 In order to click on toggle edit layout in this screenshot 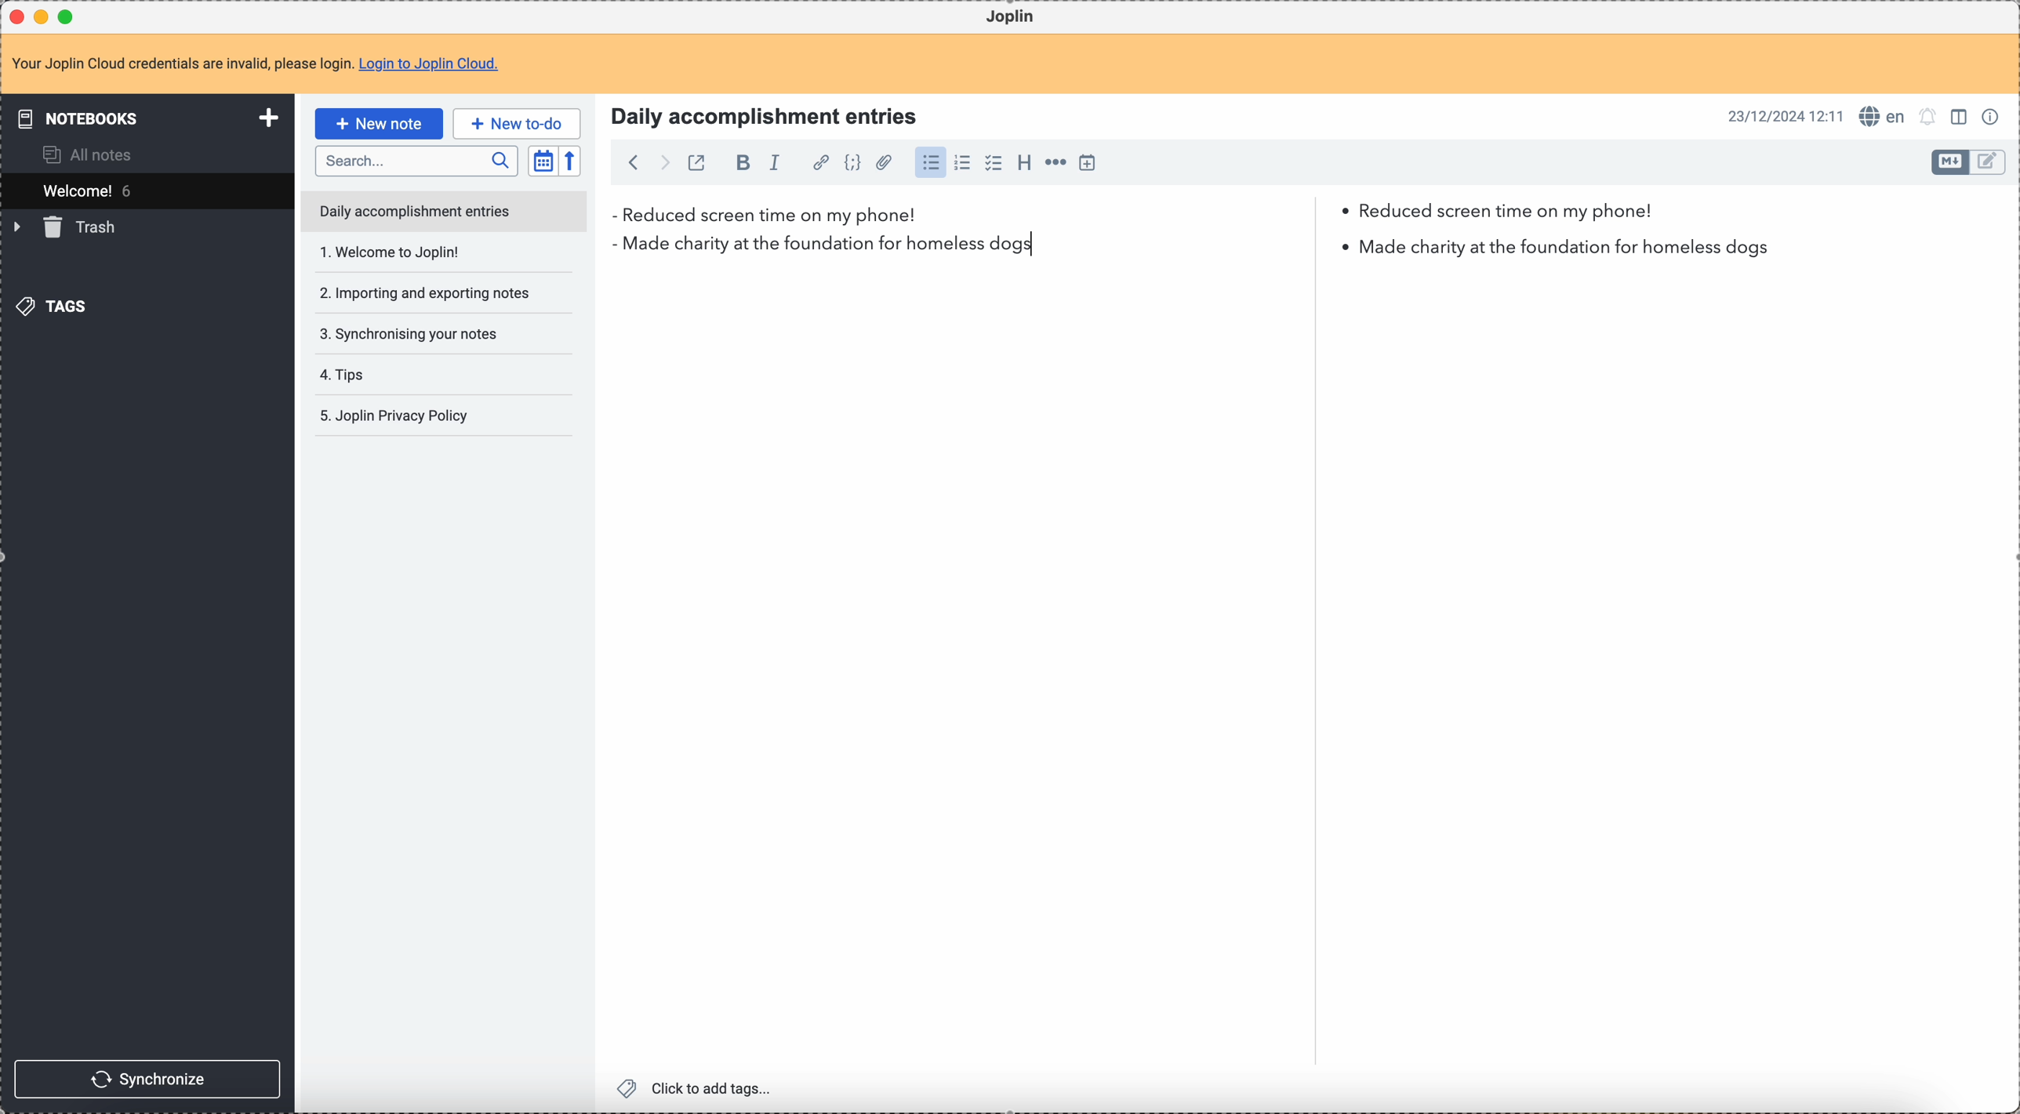, I will do `click(1951, 162)`.